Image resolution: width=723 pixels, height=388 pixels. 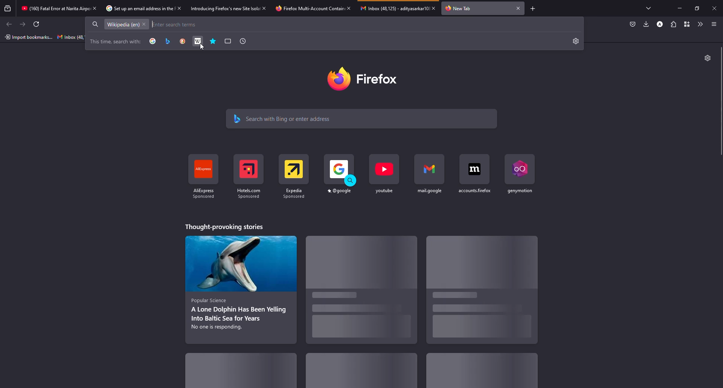 What do you see at coordinates (243, 41) in the screenshot?
I see `history` at bounding box center [243, 41].